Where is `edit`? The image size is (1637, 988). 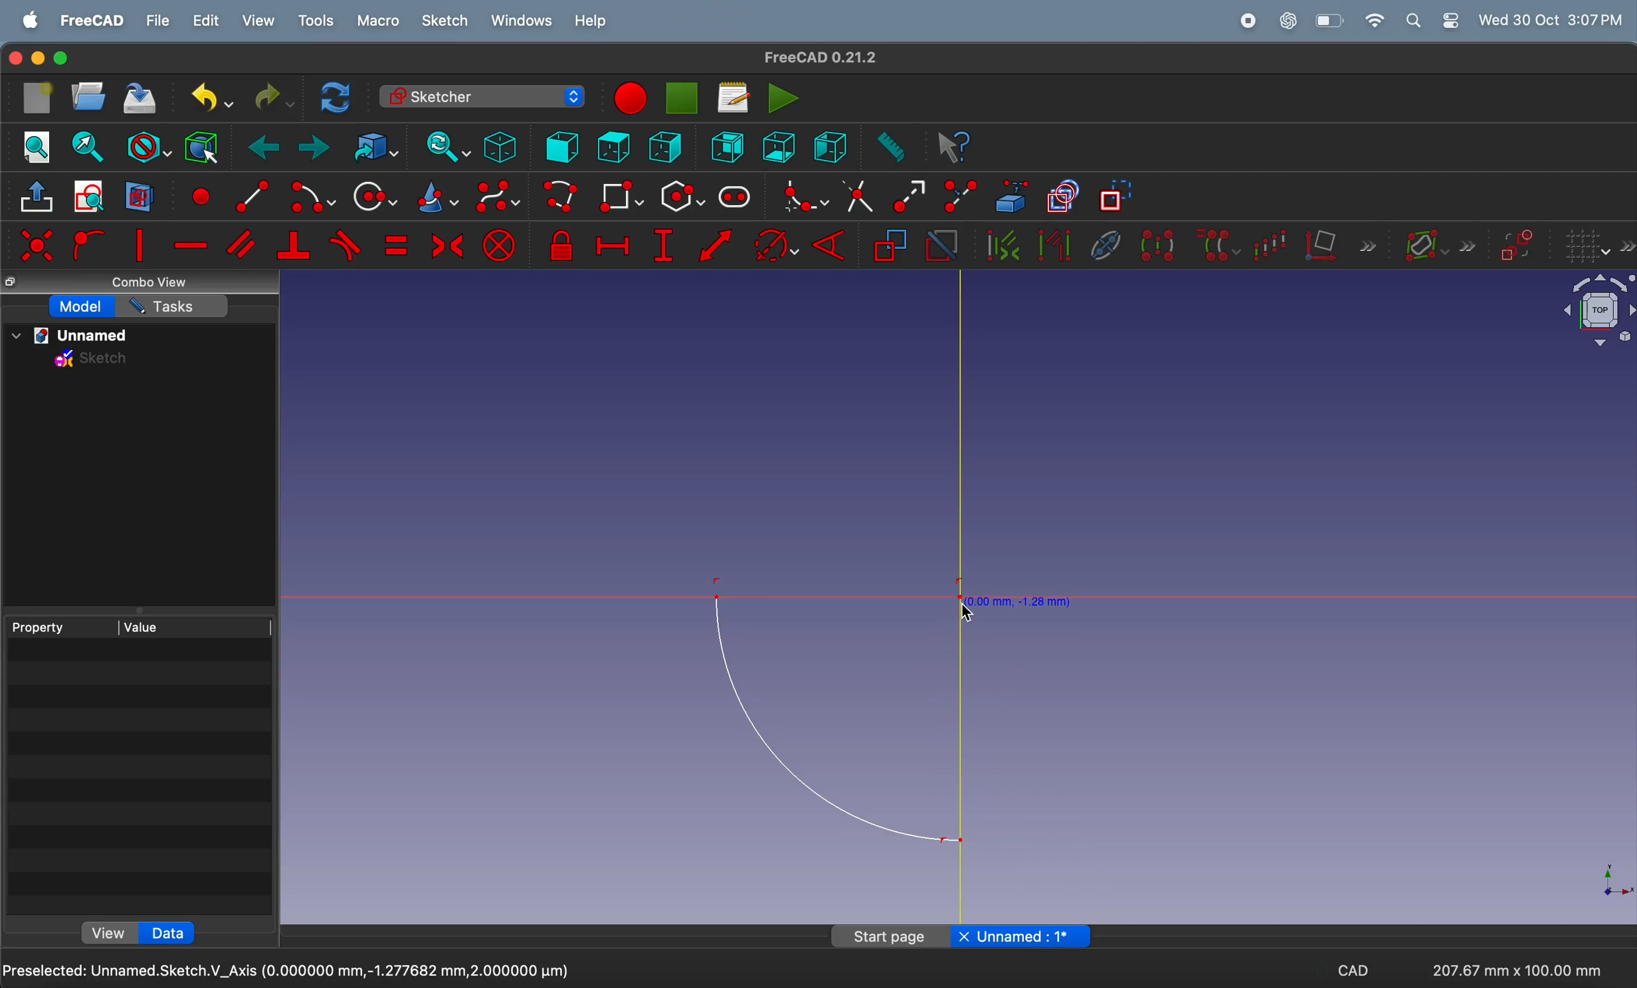 edit is located at coordinates (208, 21).